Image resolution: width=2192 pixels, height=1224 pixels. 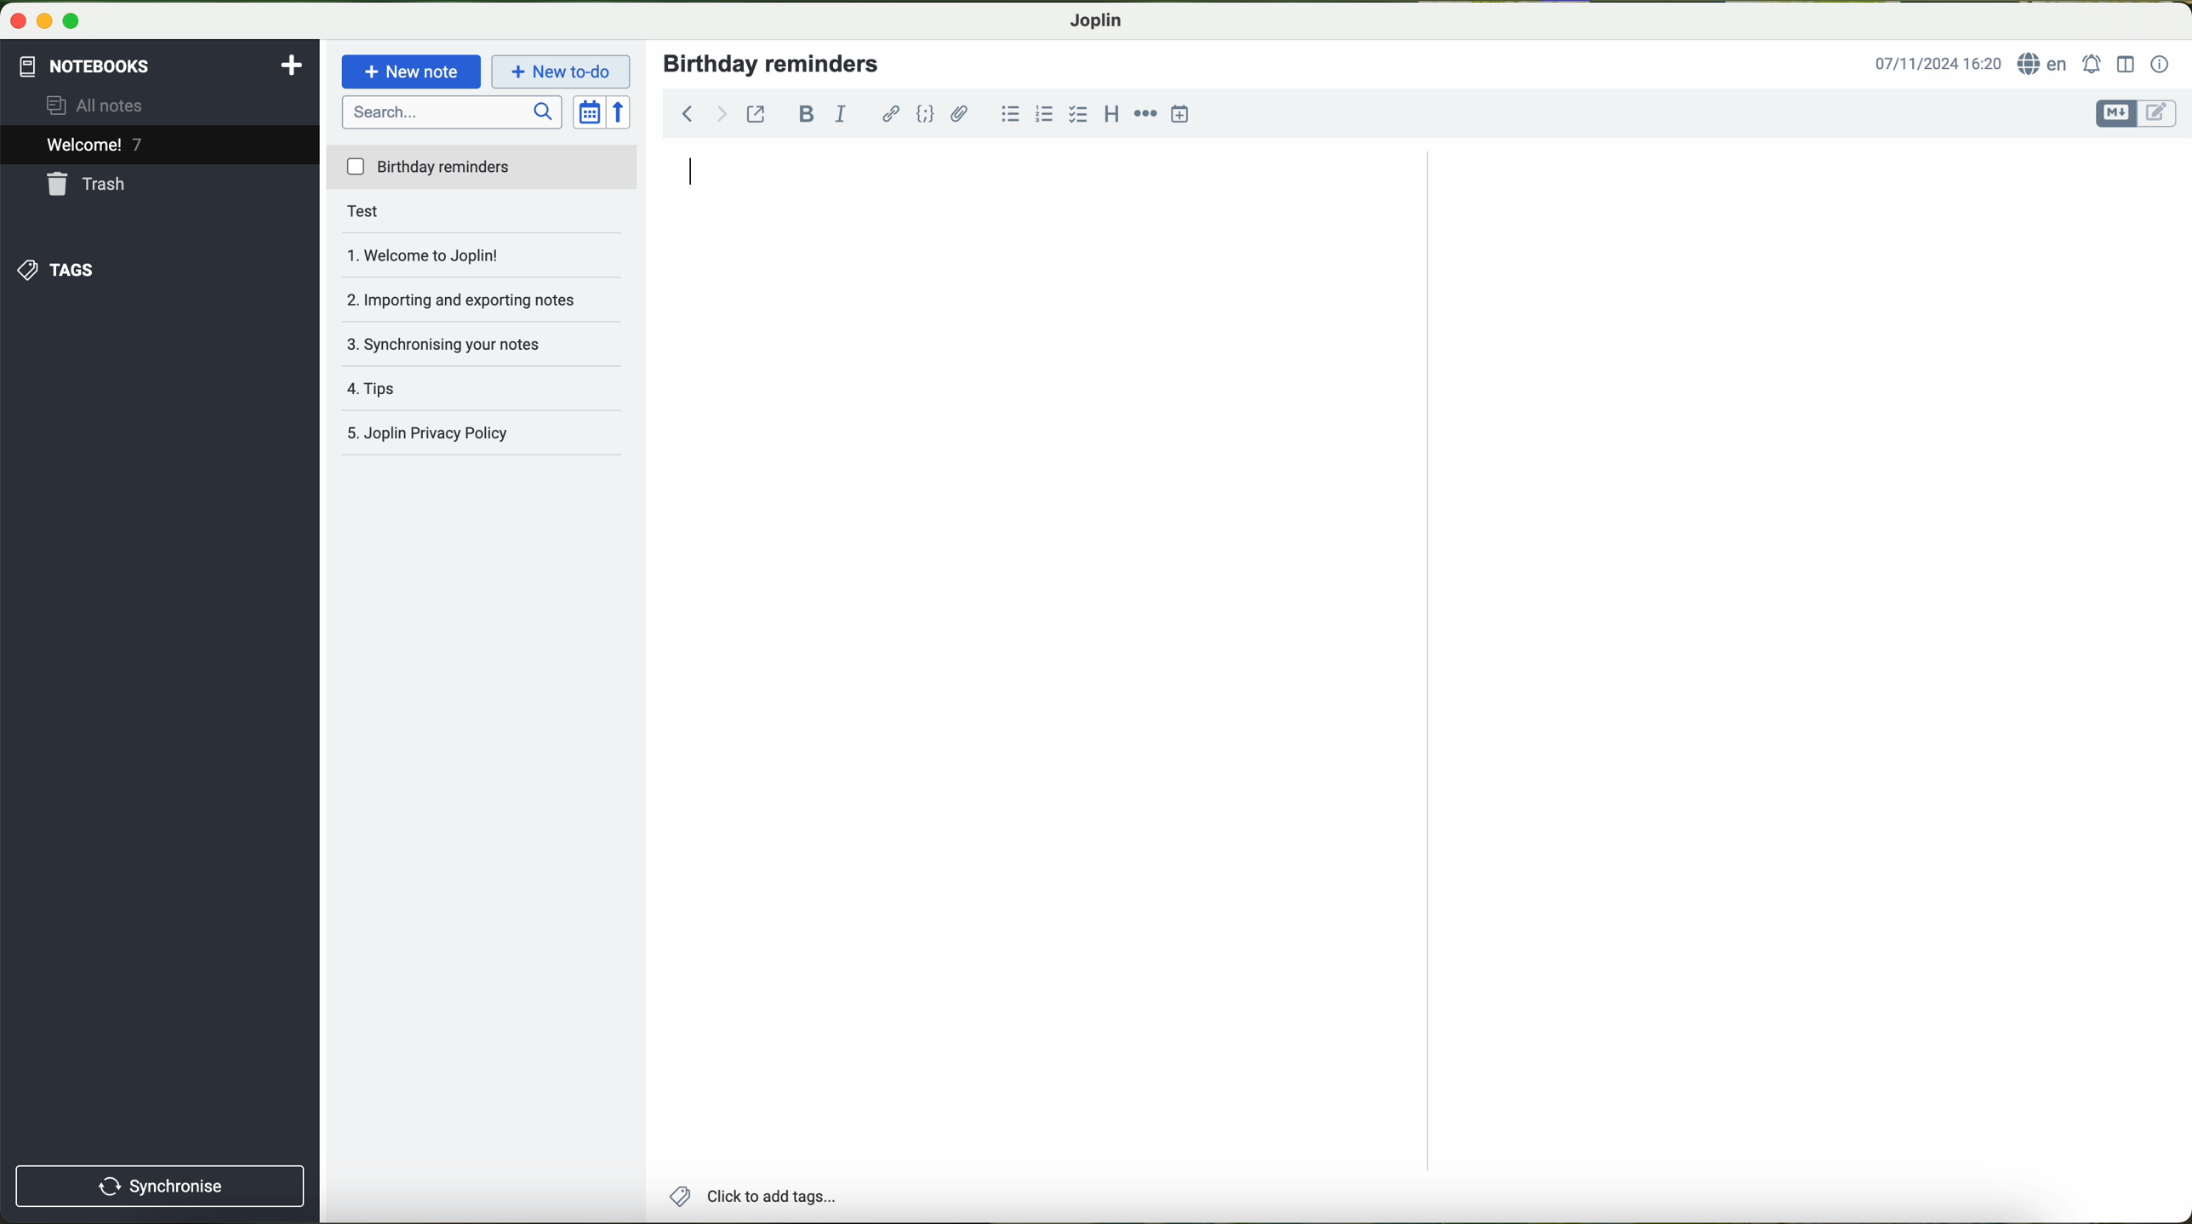 I want to click on Joplin, so click(x=1096, y=22).